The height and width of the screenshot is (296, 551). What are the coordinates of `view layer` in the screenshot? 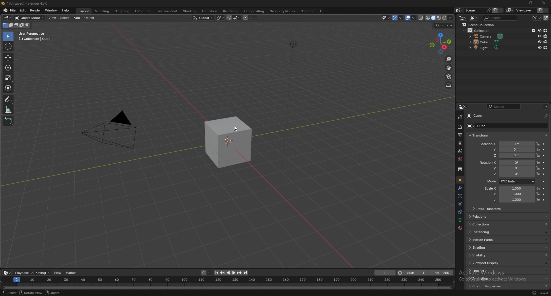 It's located at (460, 143).